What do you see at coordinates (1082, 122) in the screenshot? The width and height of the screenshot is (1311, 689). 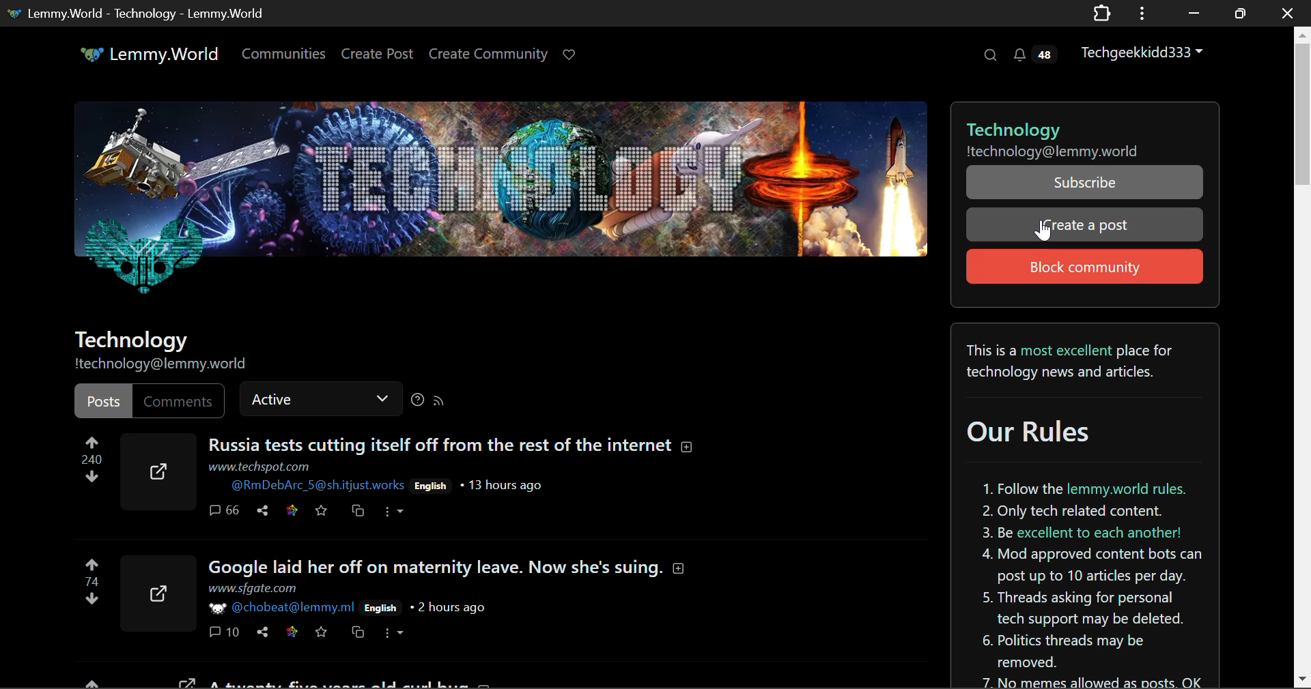 I see `Technology` at bounding box center [1082, 122].